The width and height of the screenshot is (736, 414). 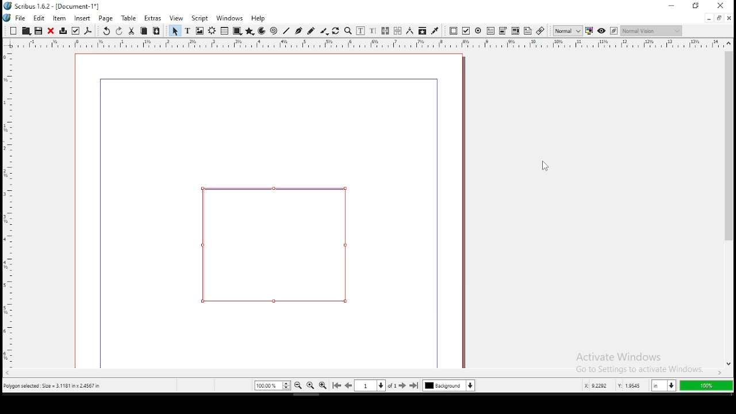 What do you see at coordinates (8, 204) in the screenshot?
I see `horizontal ruler` at bounding box center [8, 204].